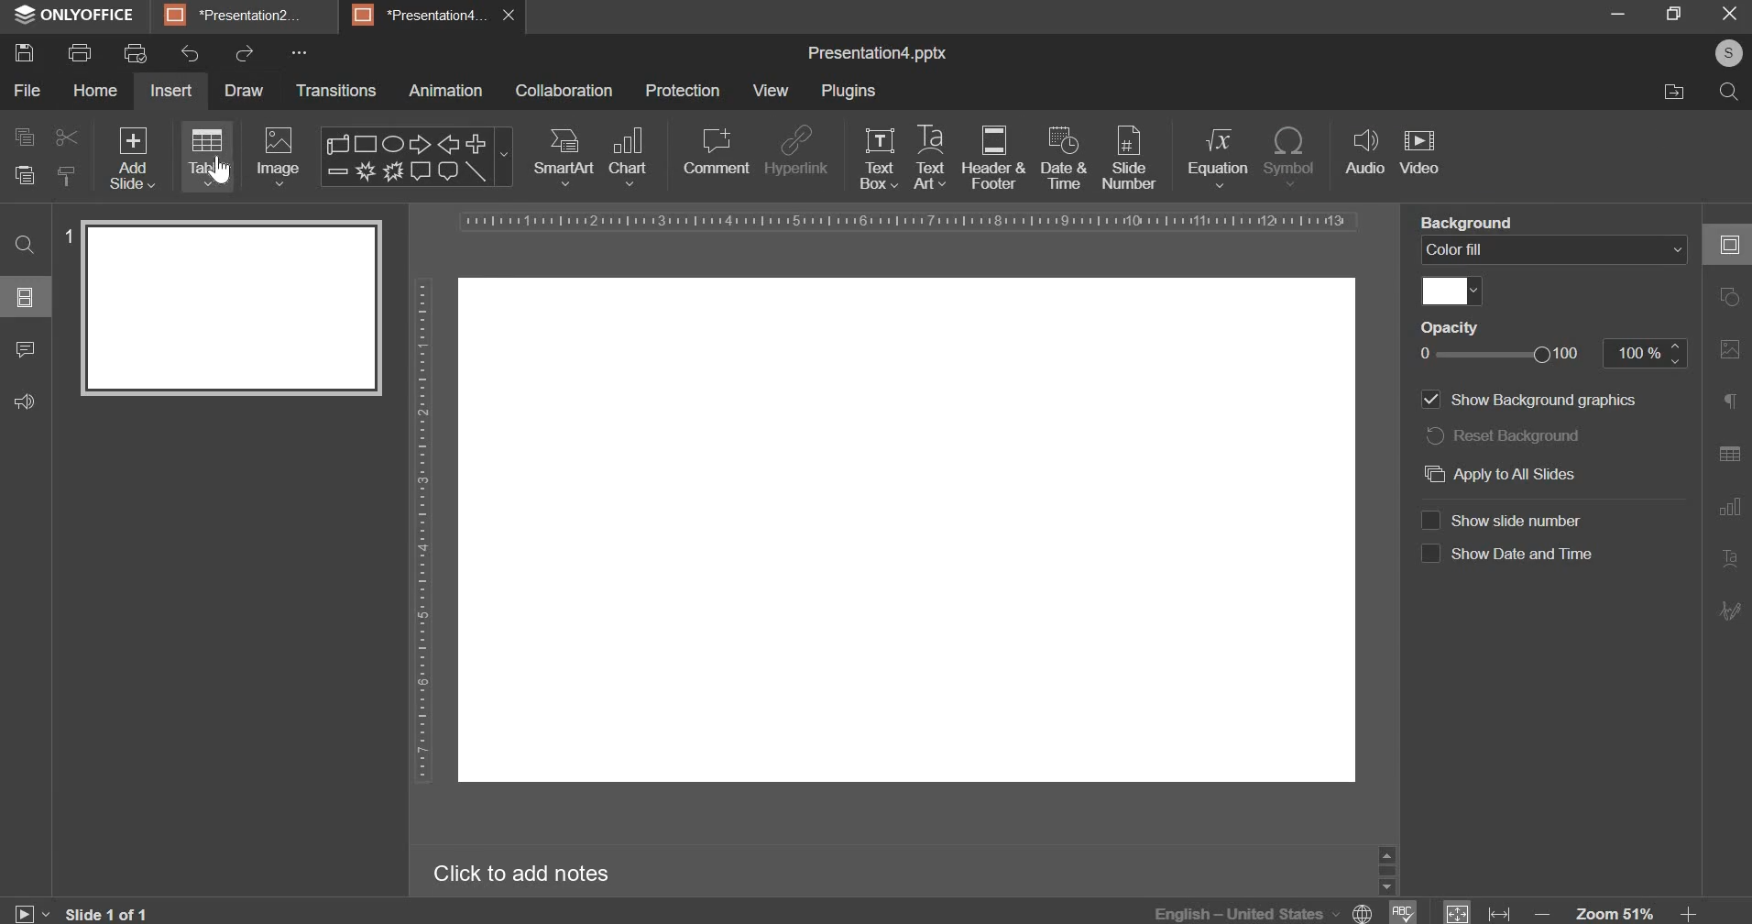 This screenshot has height=924, width=1752. Describe the element at coordinates (1454, 292) in the screenshot. I see `fill color` at that location.